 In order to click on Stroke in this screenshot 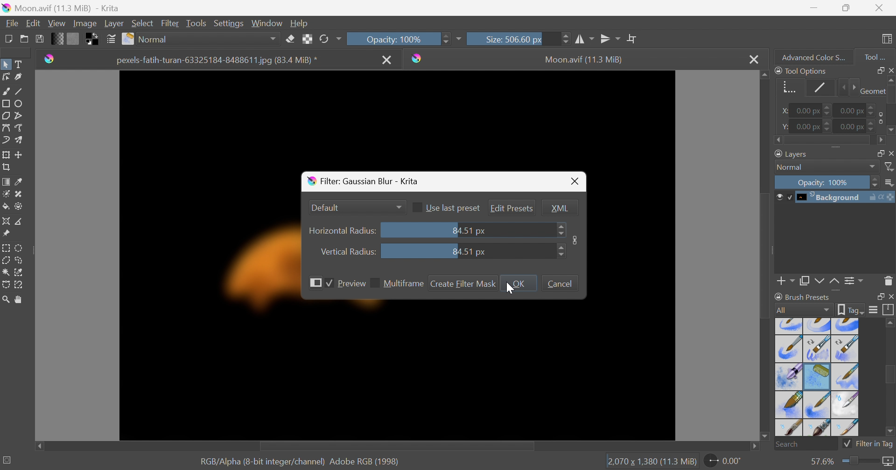, I will do `click(818, 88)`.